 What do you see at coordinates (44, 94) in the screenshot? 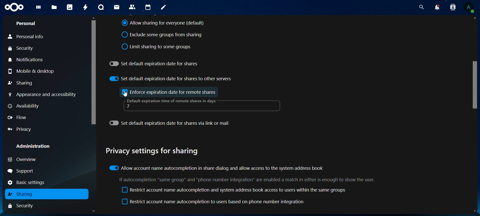
I see `appearance and accessibility` at bounding box center [44, 94].